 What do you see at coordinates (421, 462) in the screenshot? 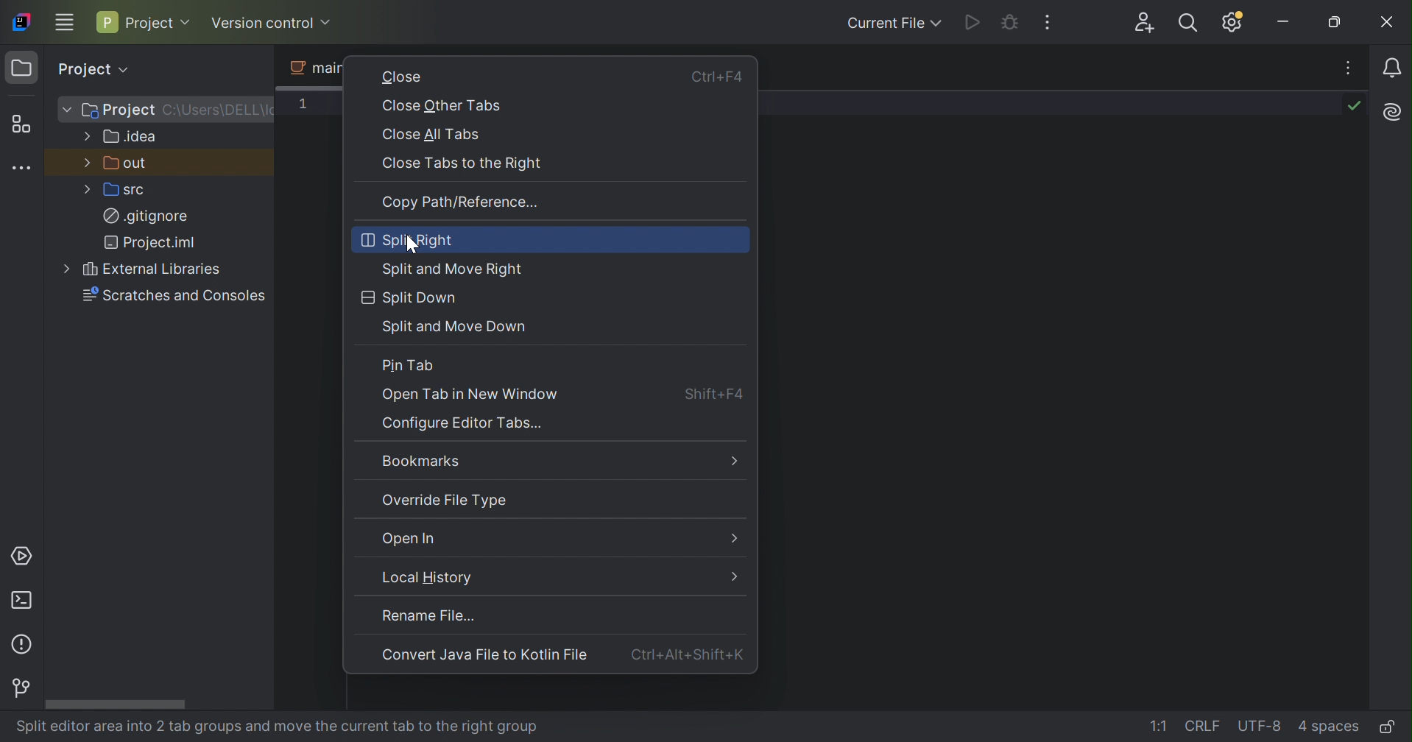
I see `Bookmarks` at bounding box center [421, 462].